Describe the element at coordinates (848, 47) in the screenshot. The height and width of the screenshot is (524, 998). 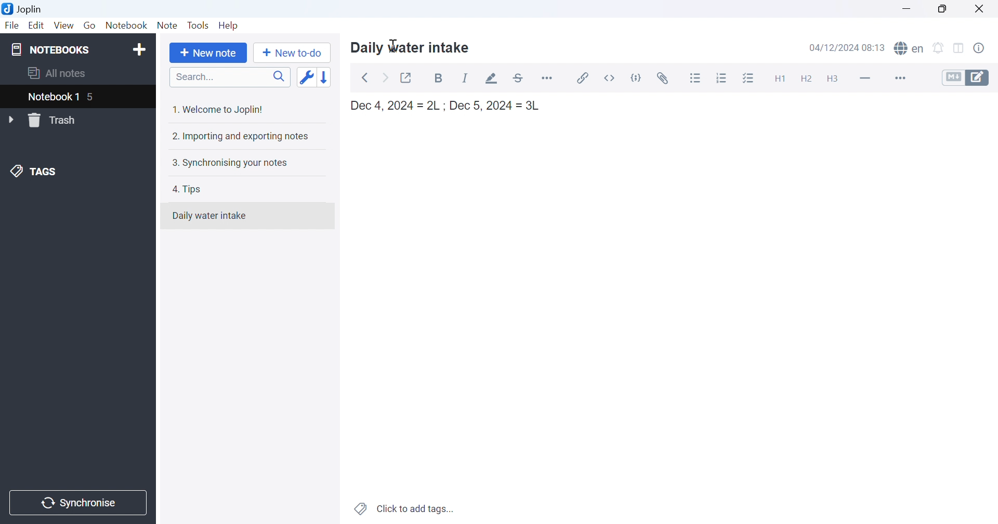
I see `04/12/2024 08:13` at that location.